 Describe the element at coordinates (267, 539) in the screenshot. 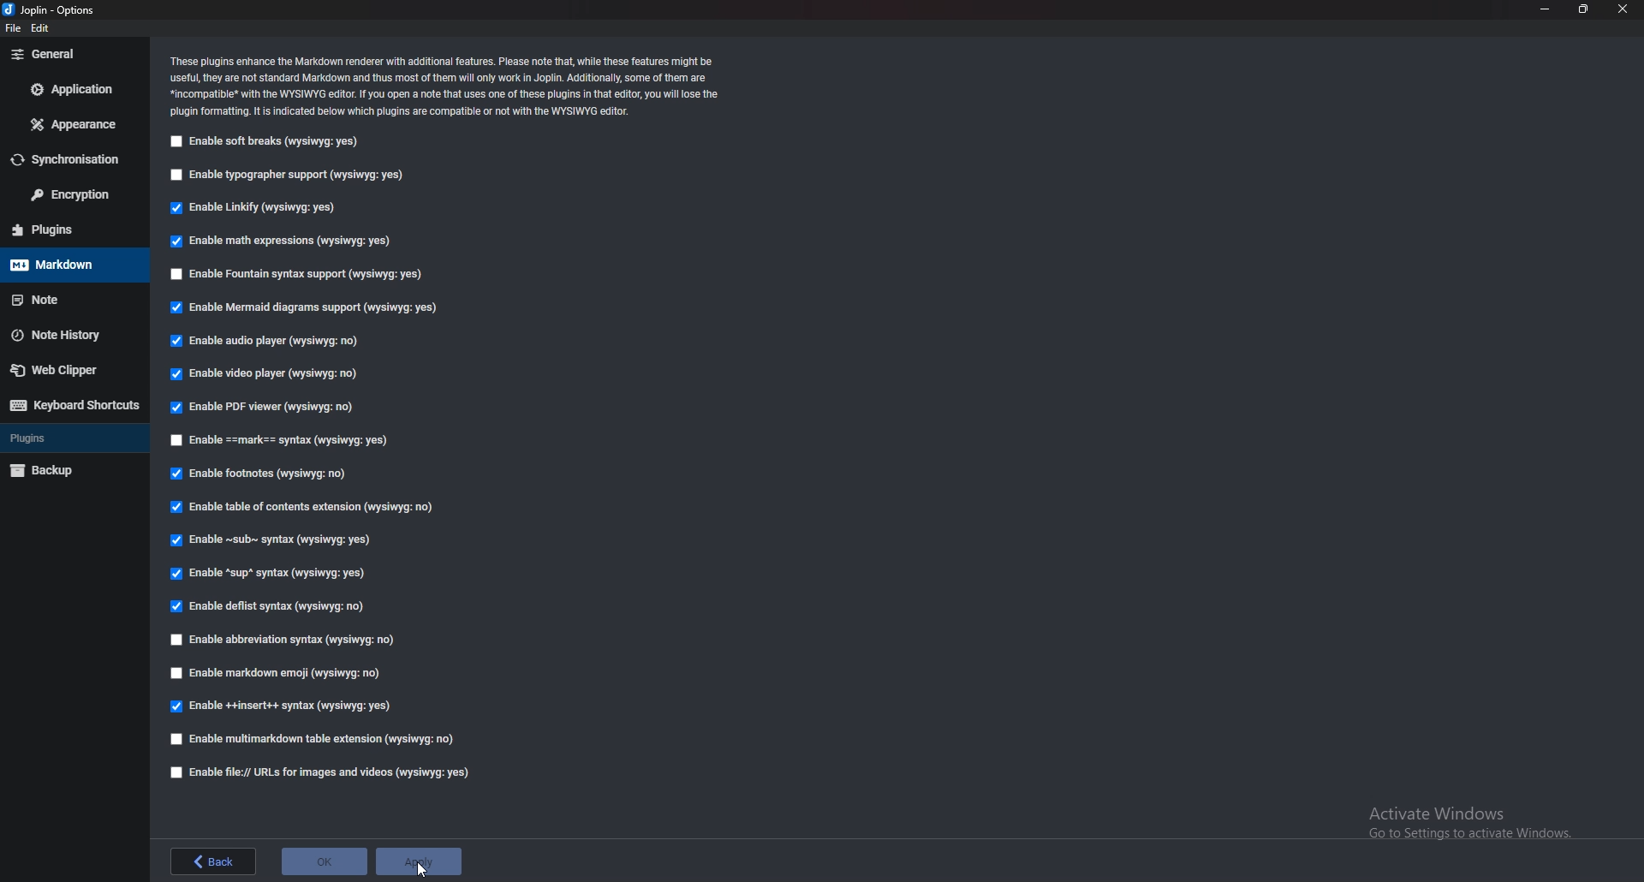

I see `enable sub syntax` at that location.